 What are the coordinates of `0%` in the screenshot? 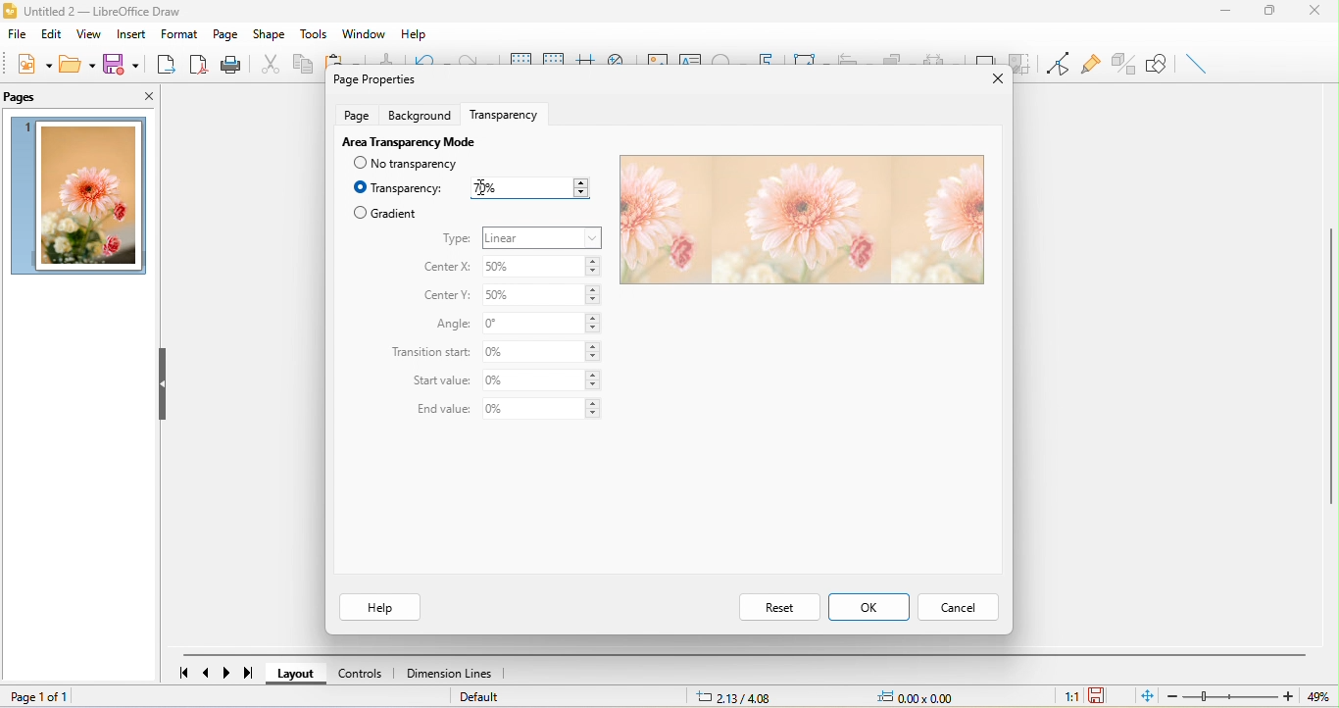 It's located at (542, 380).